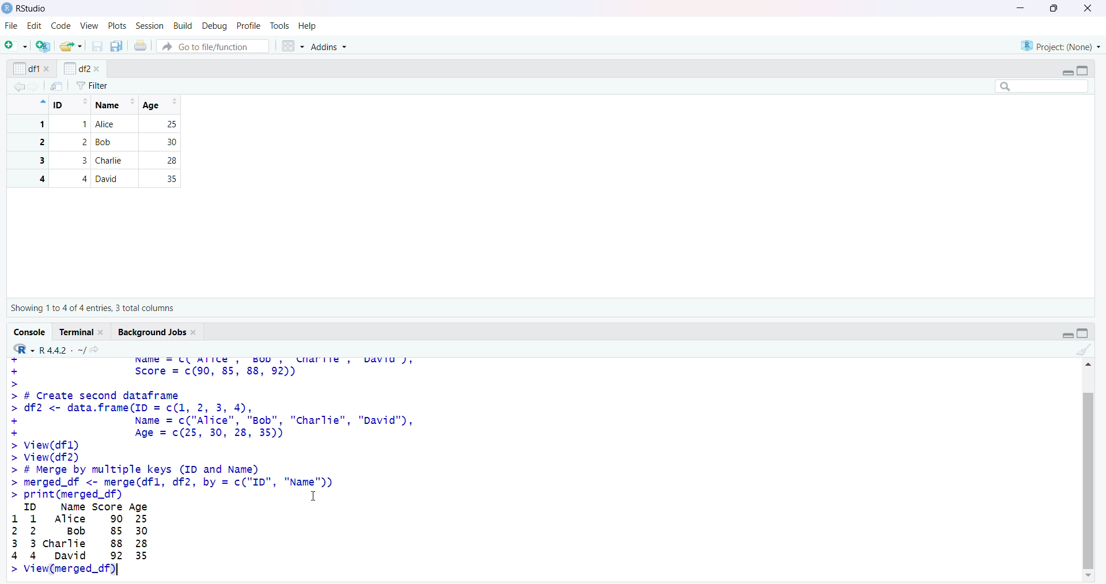 The width and height of the screenshot is (1106, 584). Describe the element at coordinates (152, 332) in the screenshot. I see `Background jobs` at that location.